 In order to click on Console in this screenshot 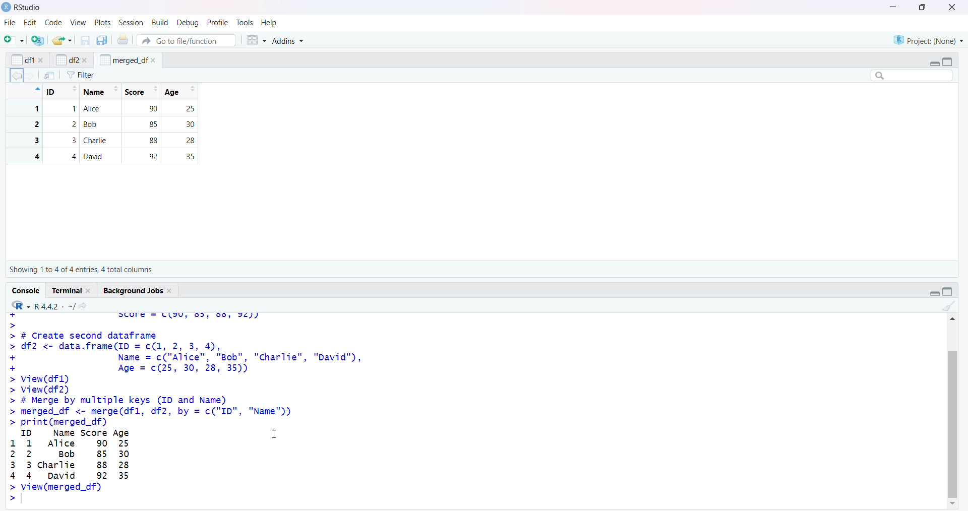, I will do `click(27, 291)`.